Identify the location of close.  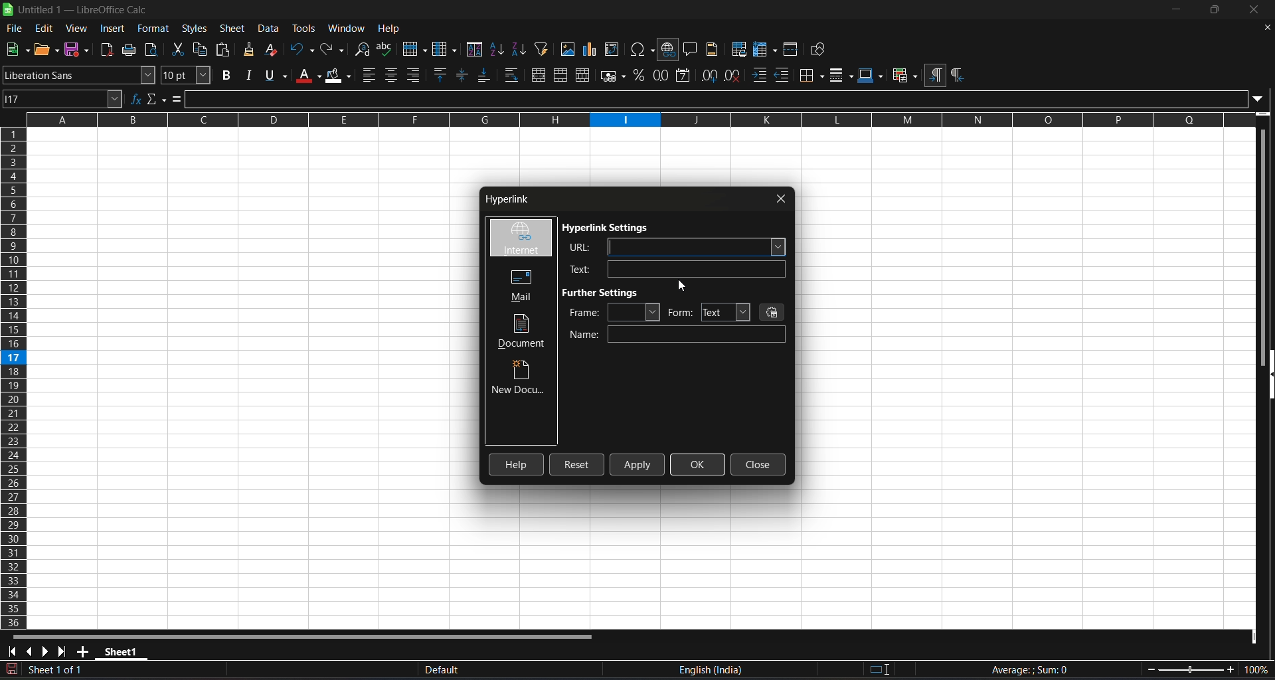
(1252, 9).